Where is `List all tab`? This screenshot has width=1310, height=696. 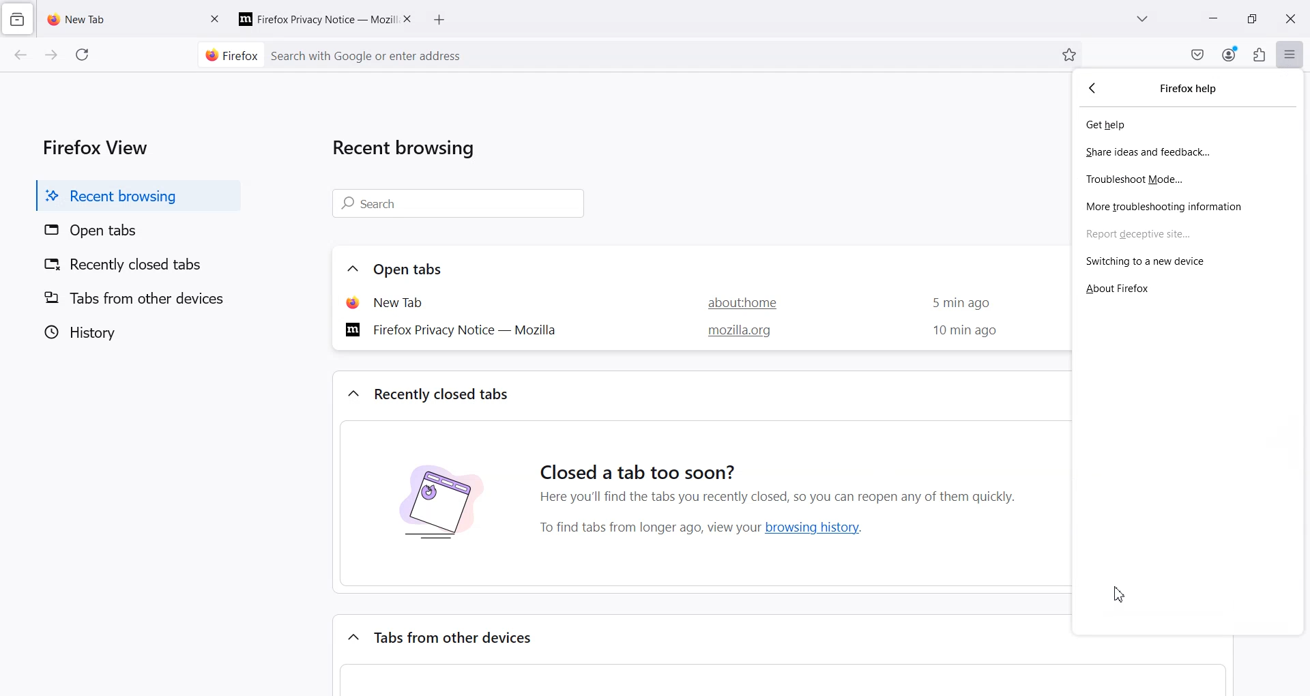
List all tab is located at coordinates (1143, 20).